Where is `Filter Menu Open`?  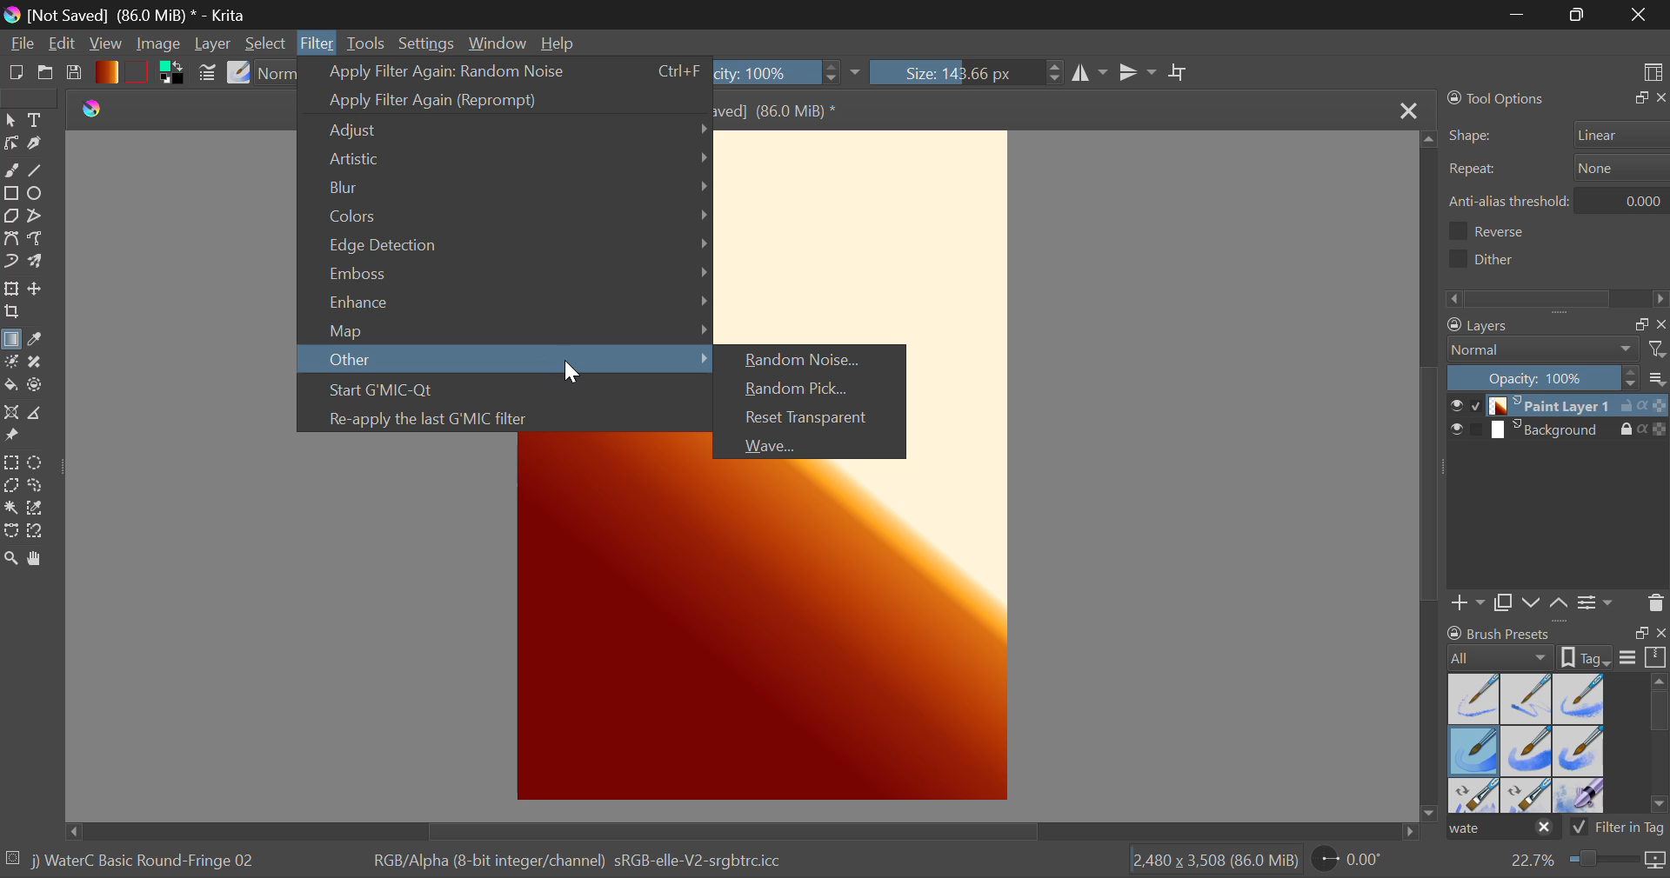 Filter Menu Open is located at coordinates (314, 42).